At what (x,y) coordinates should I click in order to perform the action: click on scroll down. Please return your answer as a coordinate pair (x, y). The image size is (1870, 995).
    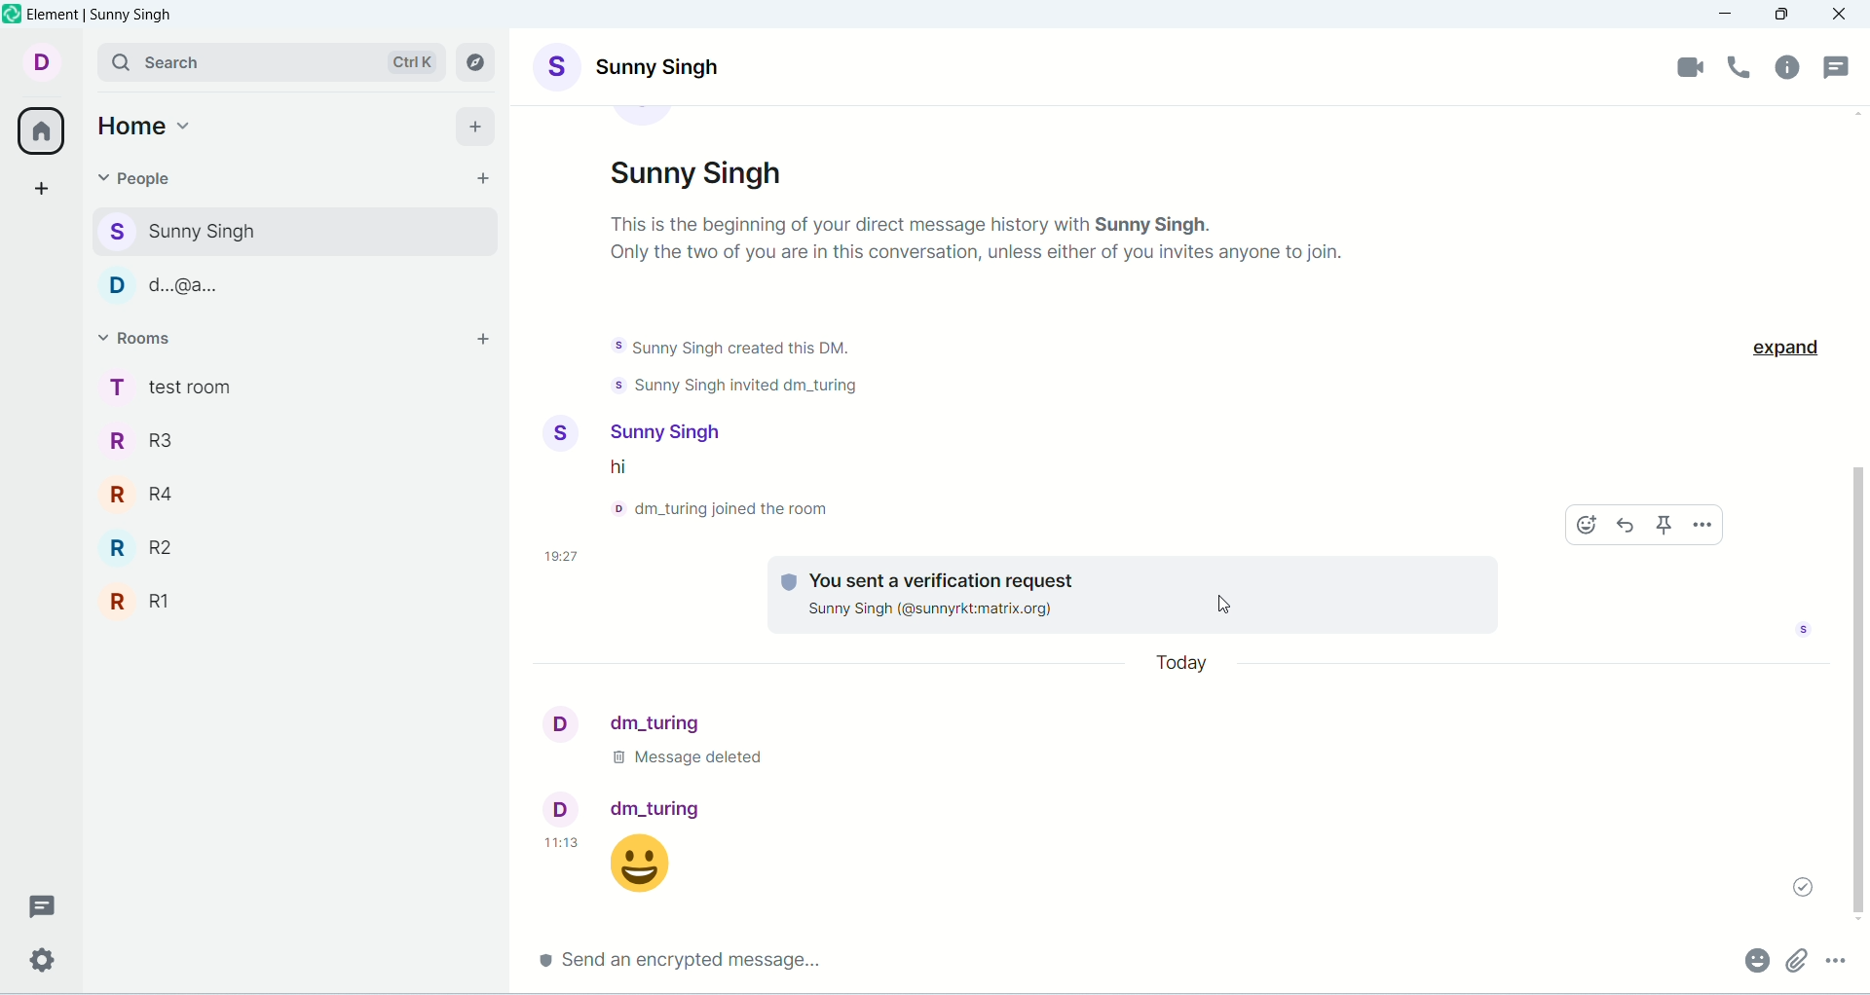
    Looking at the image, I should click on (1858, 918).